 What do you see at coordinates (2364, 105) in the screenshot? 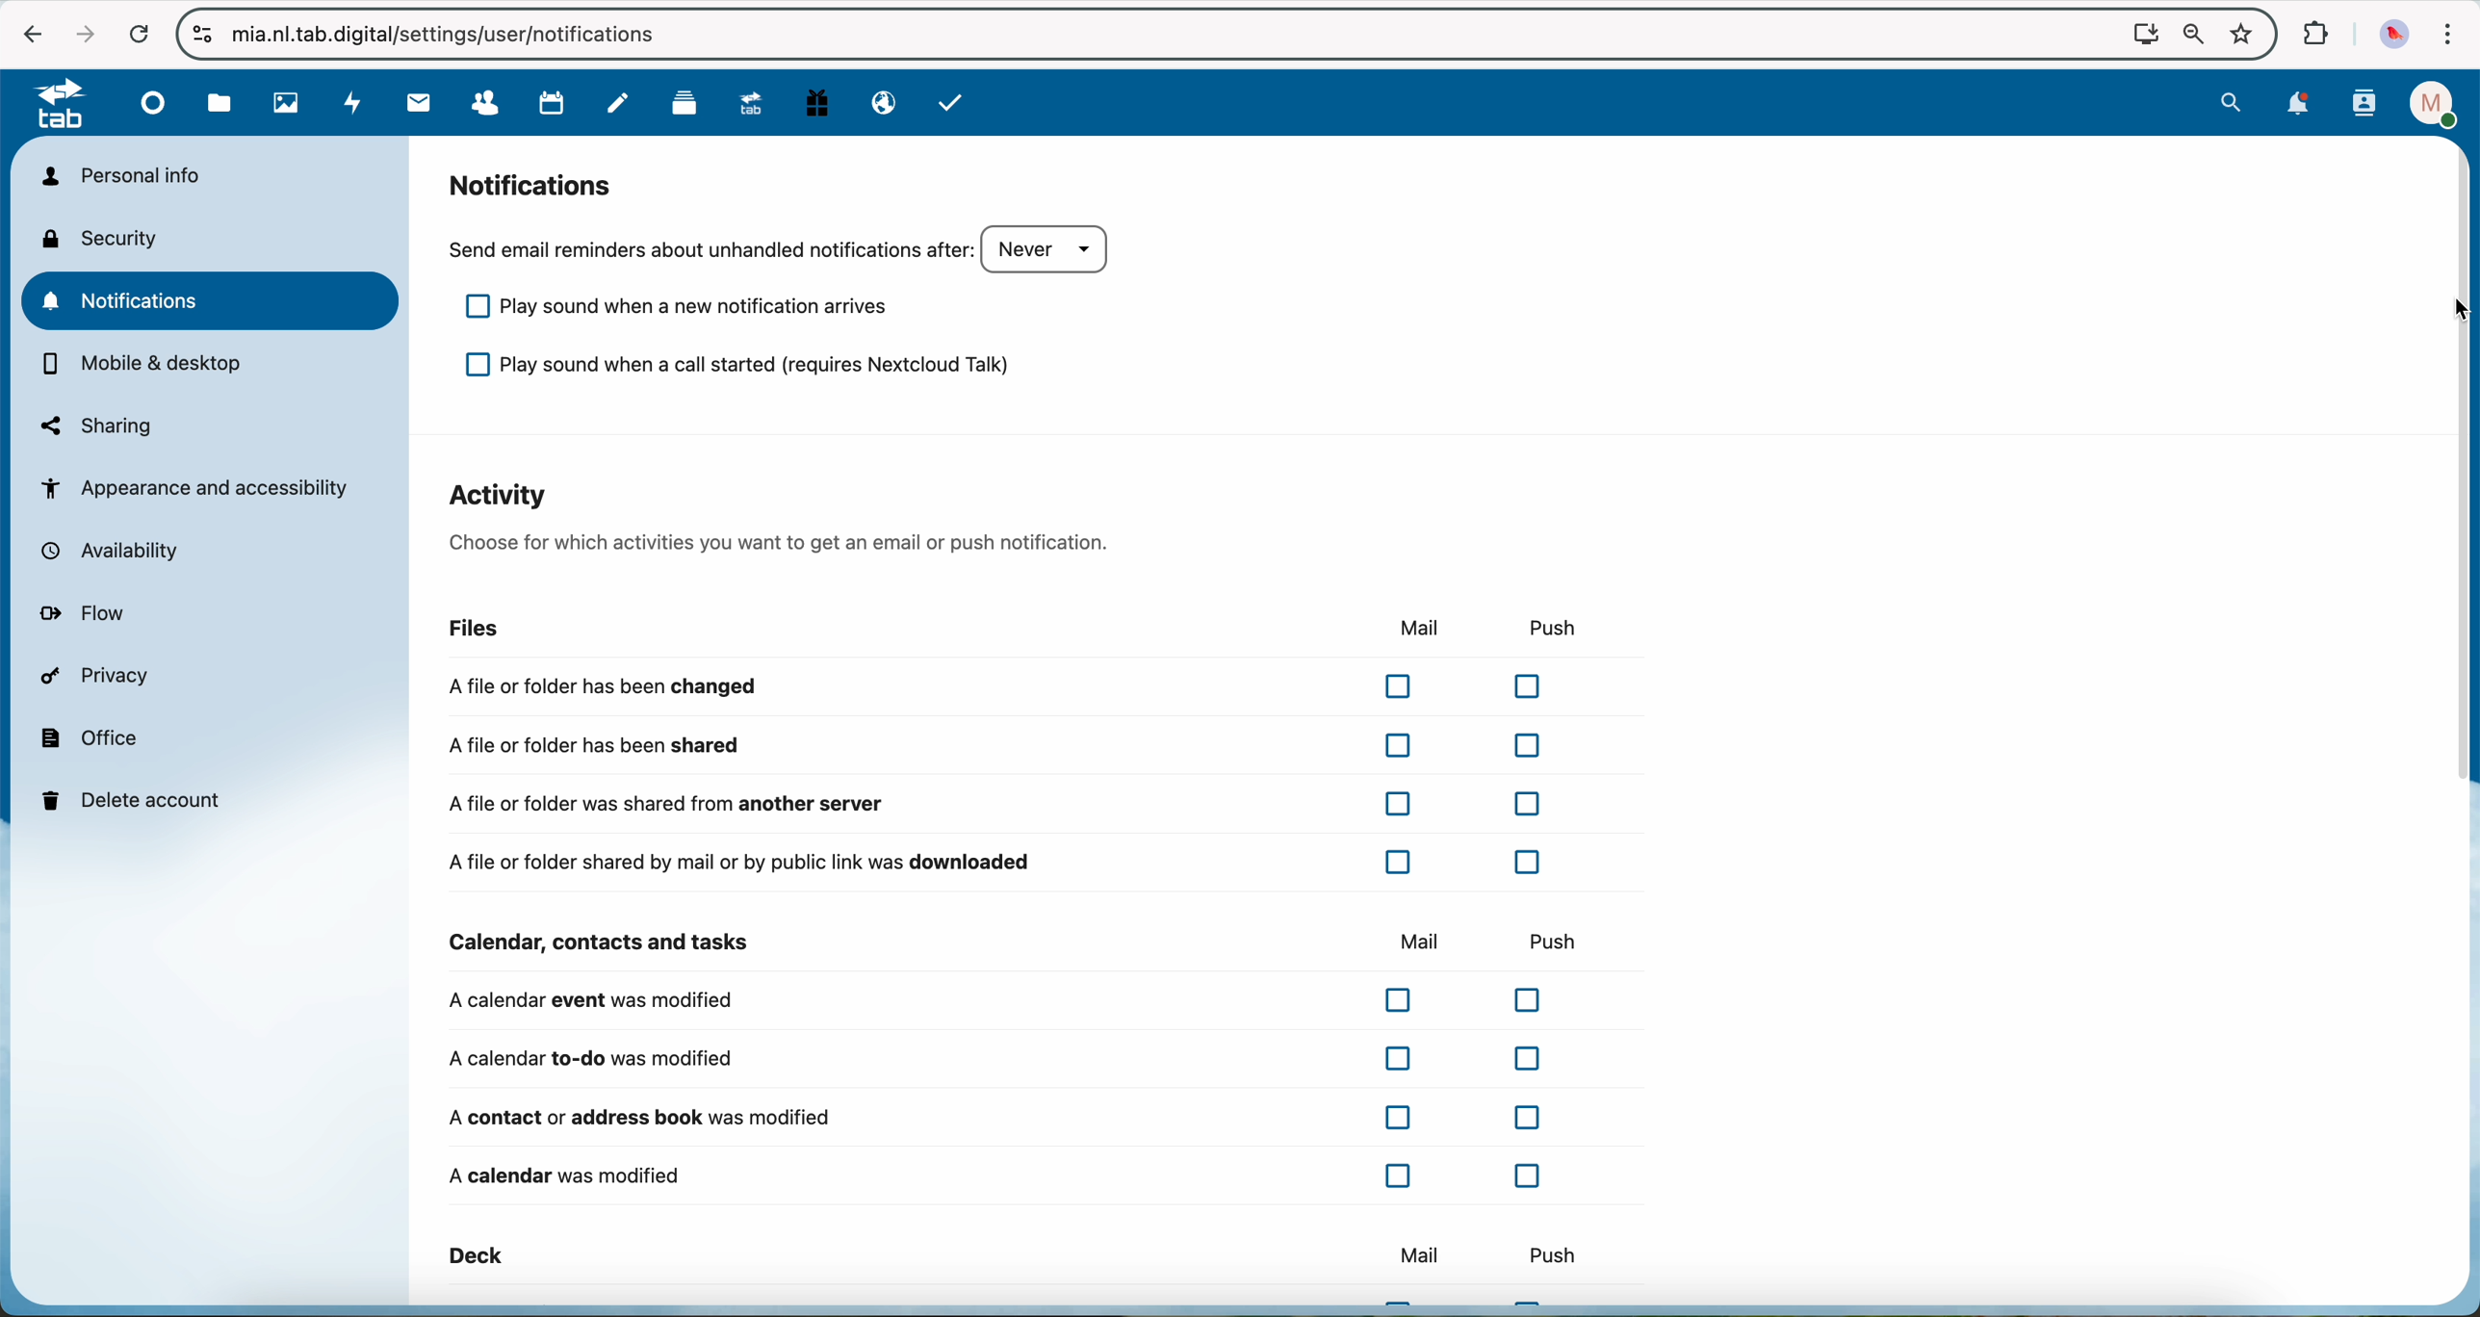
I see `contacts` at bounding box center [2364, 105].